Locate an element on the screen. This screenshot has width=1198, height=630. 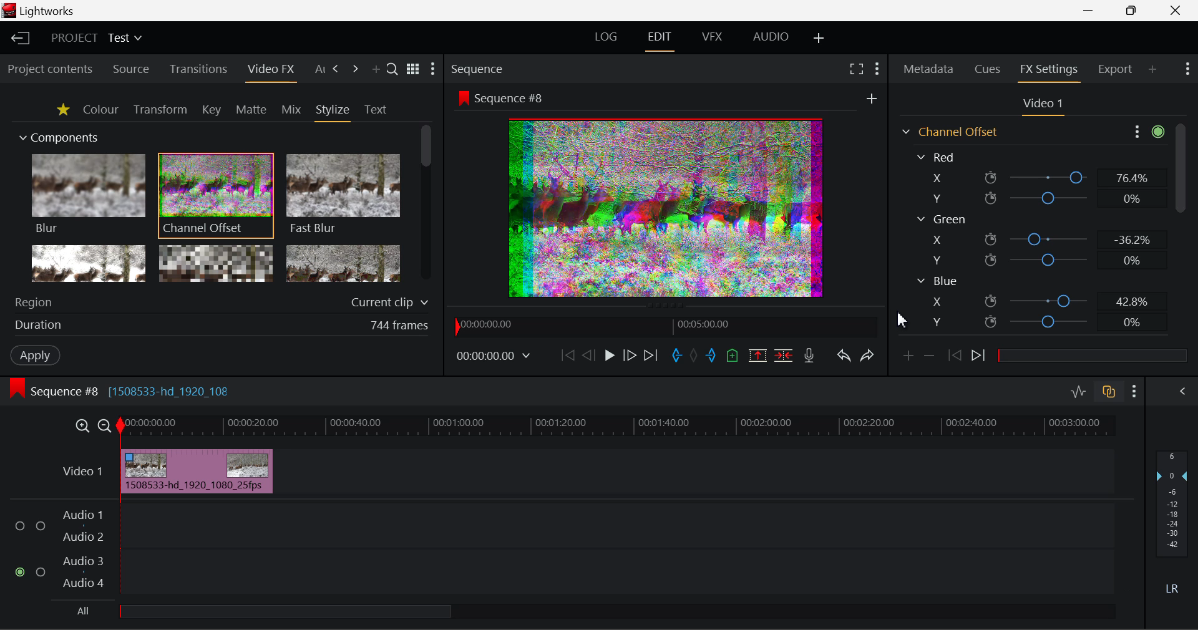
Scroll Bar is located at coordinates (1180, 233).